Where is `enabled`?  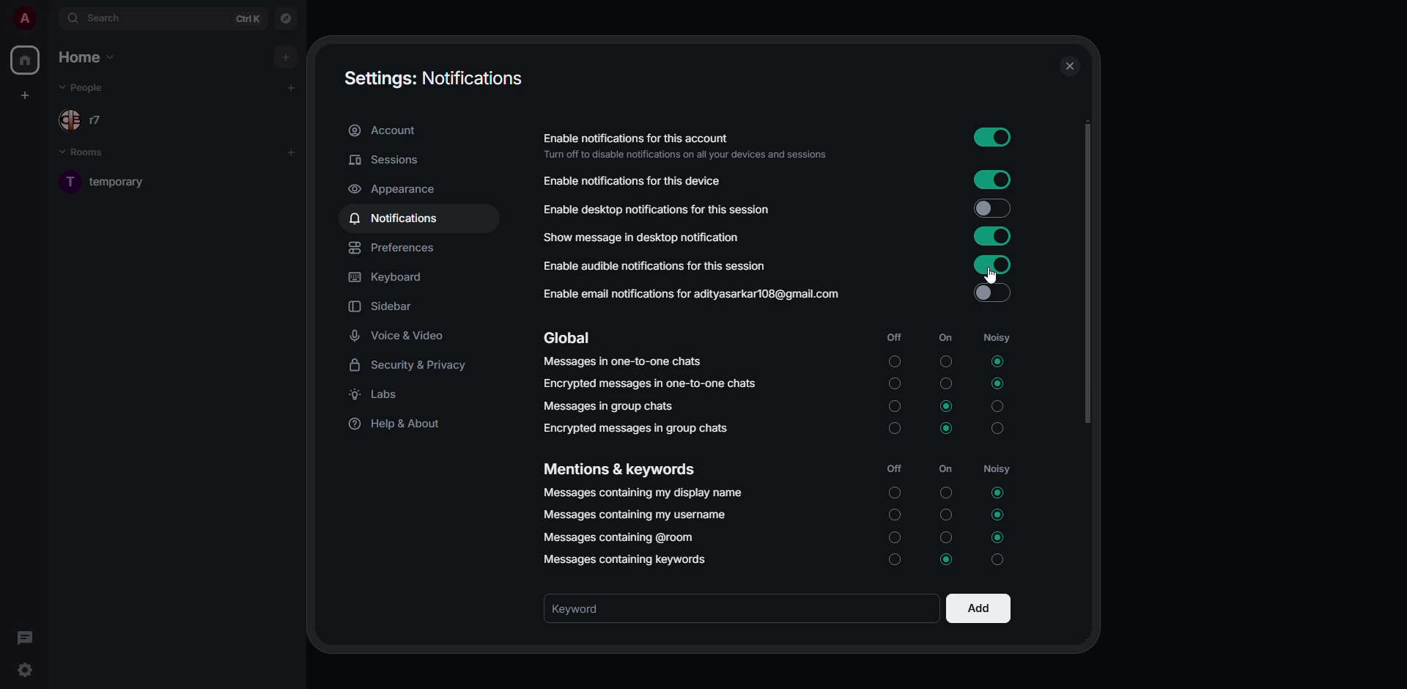
enabled is located at coordinates (992, 236).